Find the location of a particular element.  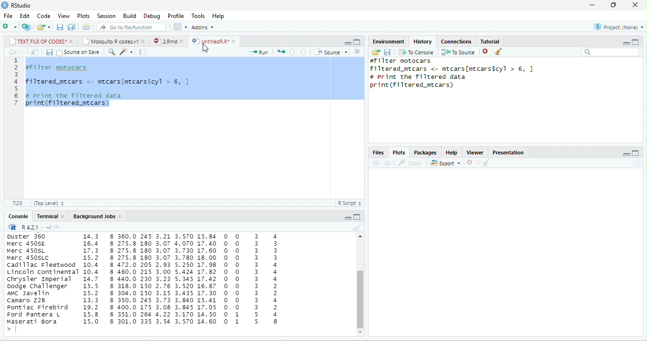

save is located at coordinates (49, 52).